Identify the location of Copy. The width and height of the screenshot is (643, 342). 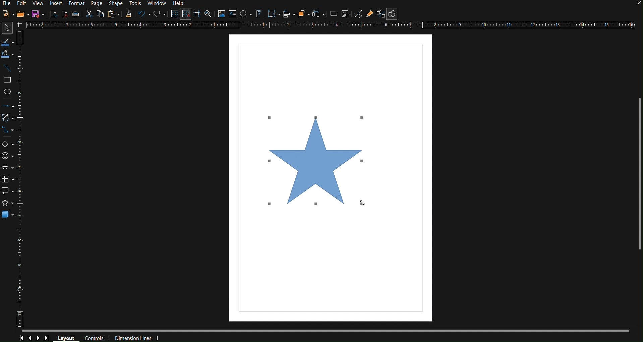
(100, 14).